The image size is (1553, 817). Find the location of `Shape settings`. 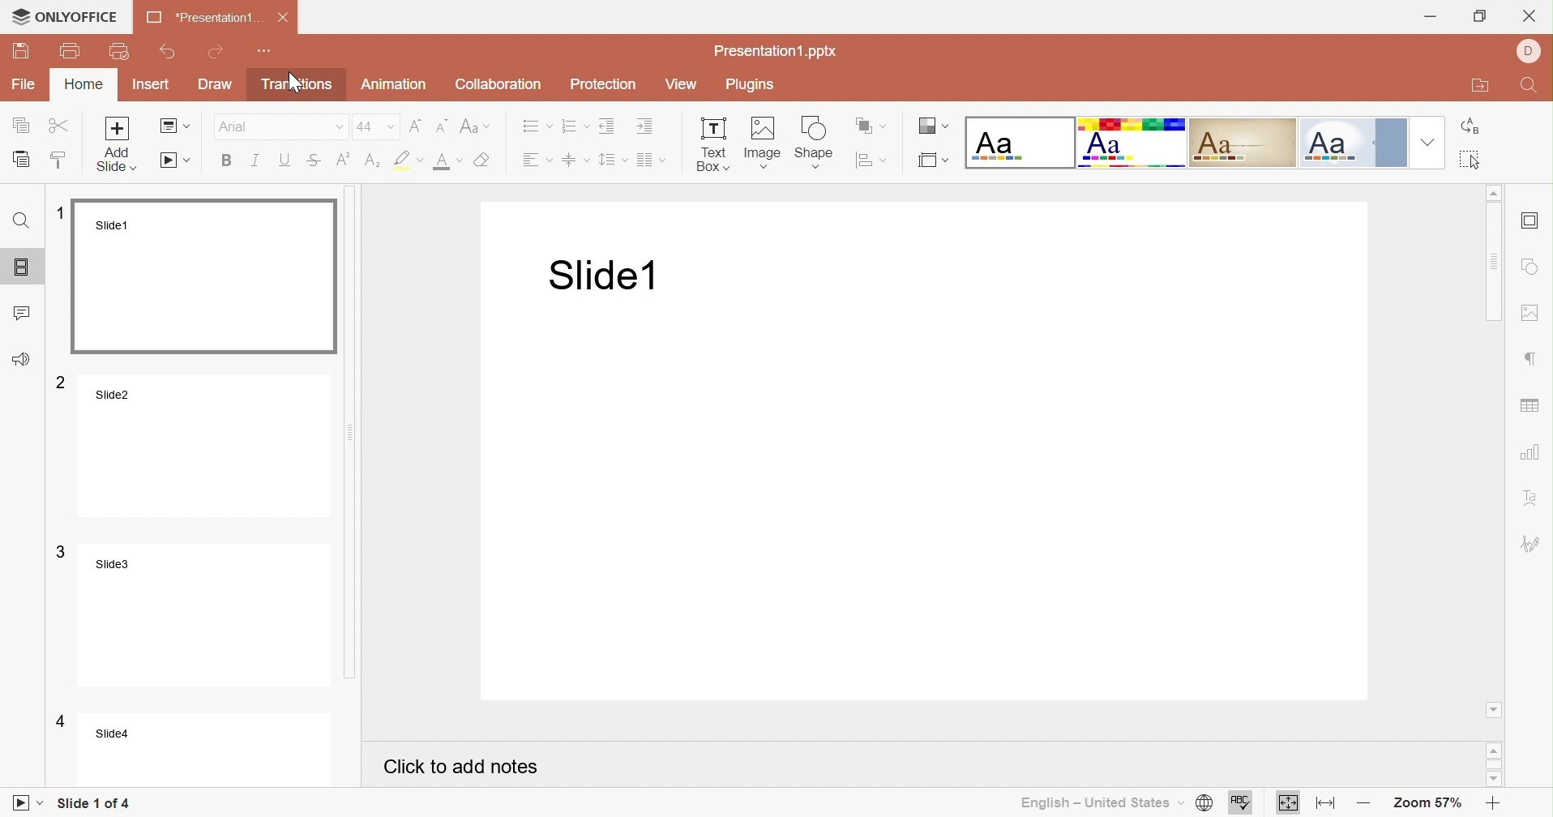

Shape settings is located at coordinates (1529, 267).